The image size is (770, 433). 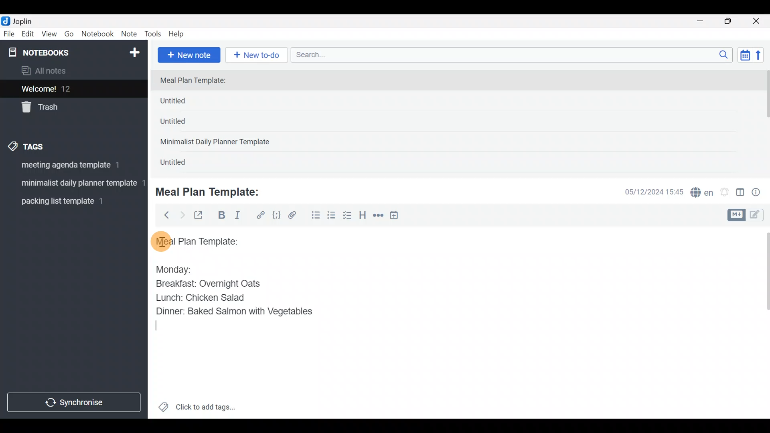 What do you see at coordinates (28, 35) in the screenshot?
I see `Edit` at bounding box center [28, 35].